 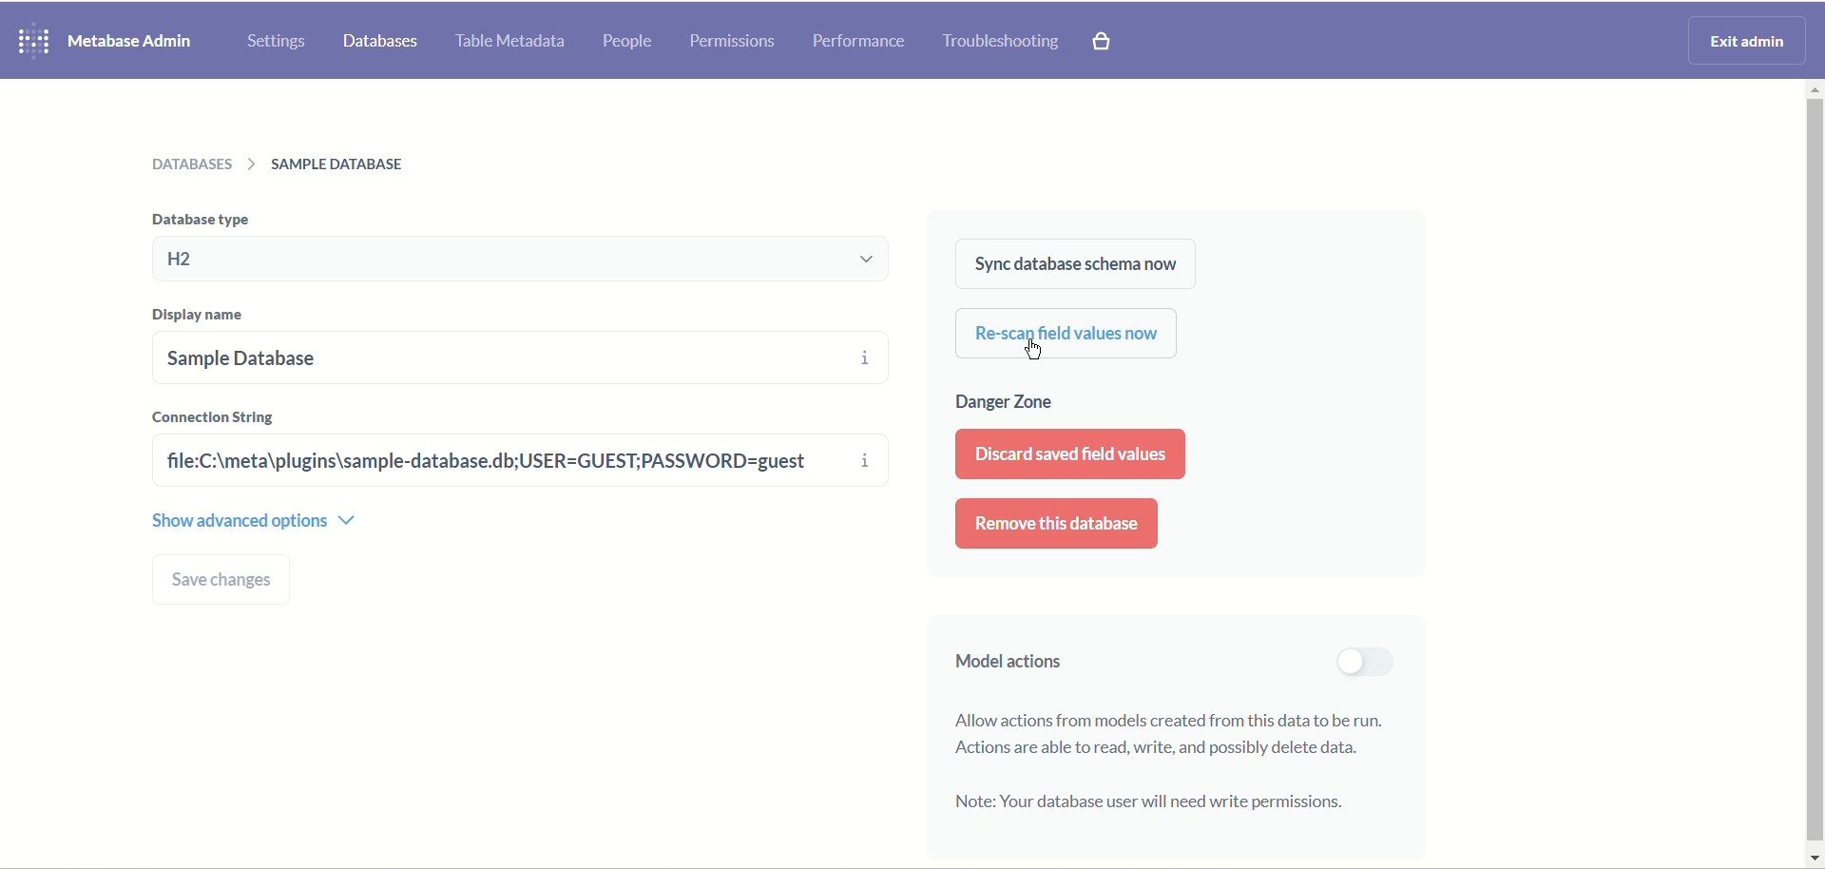 I want to click on people, so click(x=628, y=43).